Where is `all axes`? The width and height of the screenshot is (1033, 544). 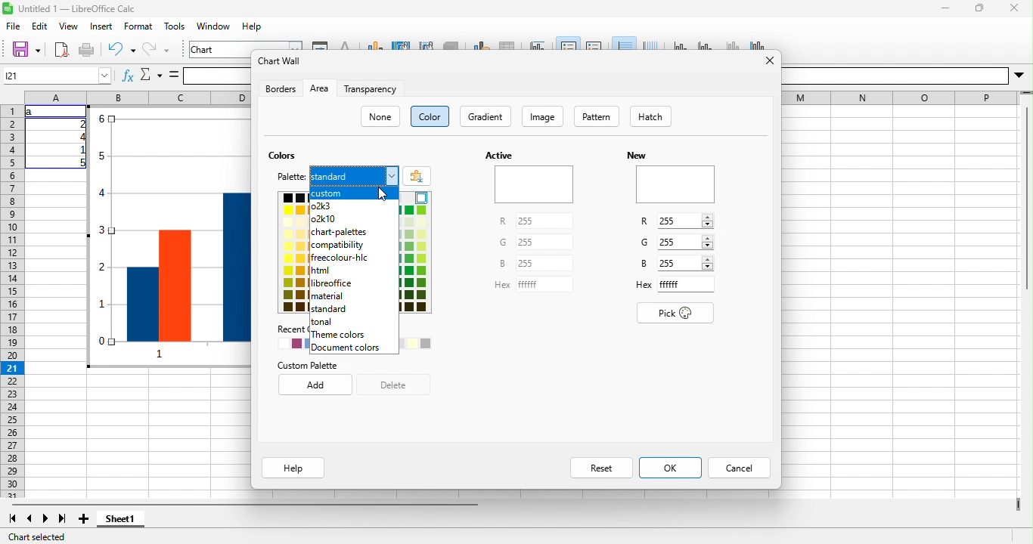
all axes is located at coordinates (755, 44).